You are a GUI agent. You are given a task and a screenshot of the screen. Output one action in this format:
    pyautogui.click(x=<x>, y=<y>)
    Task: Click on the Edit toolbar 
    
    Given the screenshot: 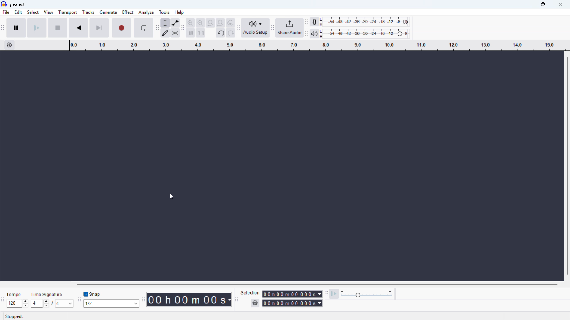 What is the action you would take?
    pyautogui.click(x=183, y=28)
    